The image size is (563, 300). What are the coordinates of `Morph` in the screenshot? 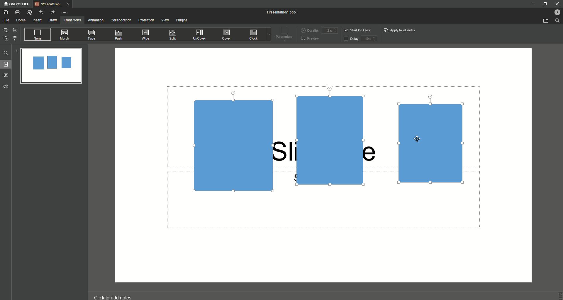 It's located at (65, 35).